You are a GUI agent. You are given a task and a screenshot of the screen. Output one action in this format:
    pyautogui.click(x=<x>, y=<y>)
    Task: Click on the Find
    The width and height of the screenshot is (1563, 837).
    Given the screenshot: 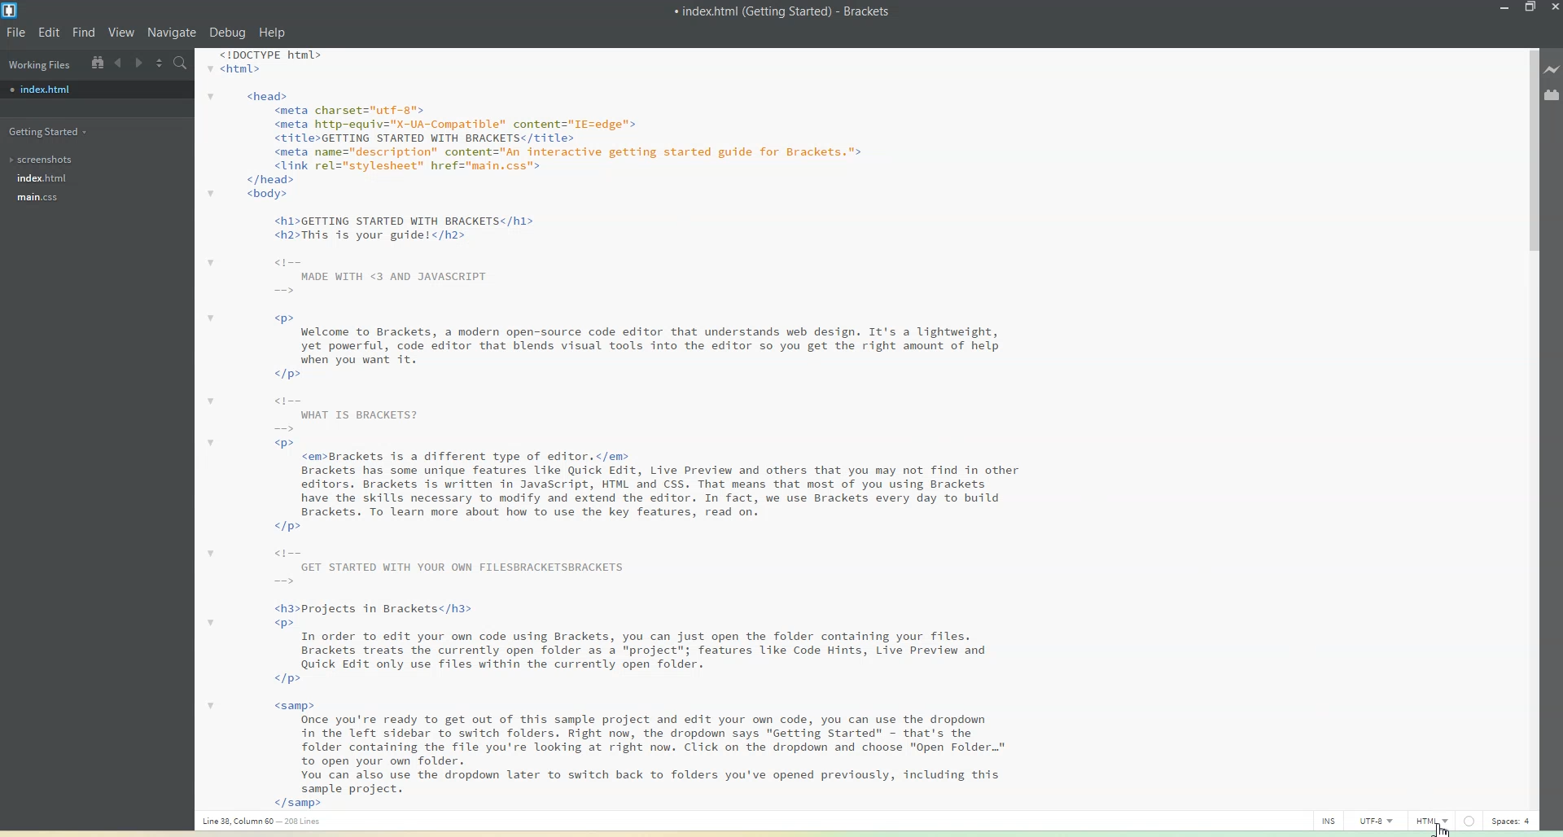 What is the action you would take?
    pyautogui.click(x=84, y=33)
    